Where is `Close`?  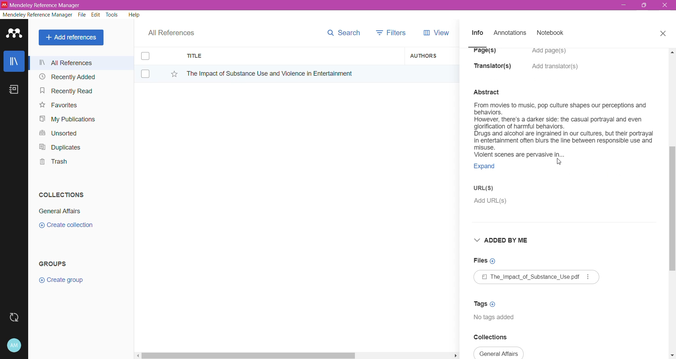 Close is located at coordinates (665, 6).